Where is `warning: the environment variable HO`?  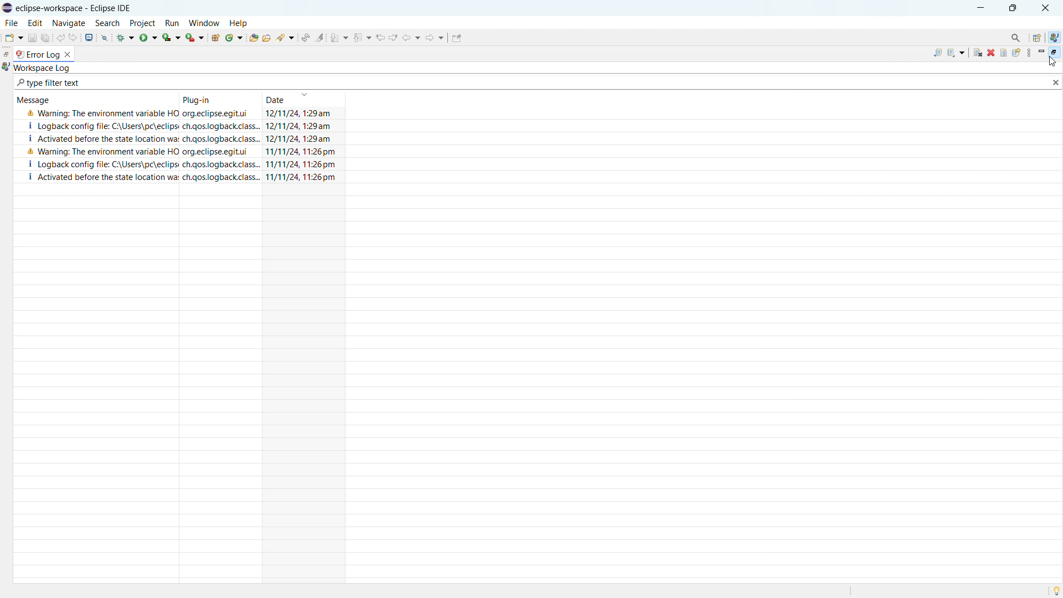 warning: the environment variable HO is located at coordinates (102, 113).